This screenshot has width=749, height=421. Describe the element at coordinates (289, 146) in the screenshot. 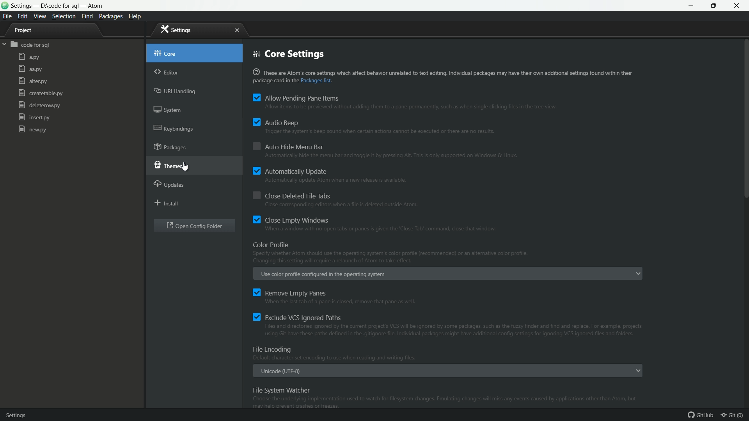

I see `auto hide menu bar` at that location.